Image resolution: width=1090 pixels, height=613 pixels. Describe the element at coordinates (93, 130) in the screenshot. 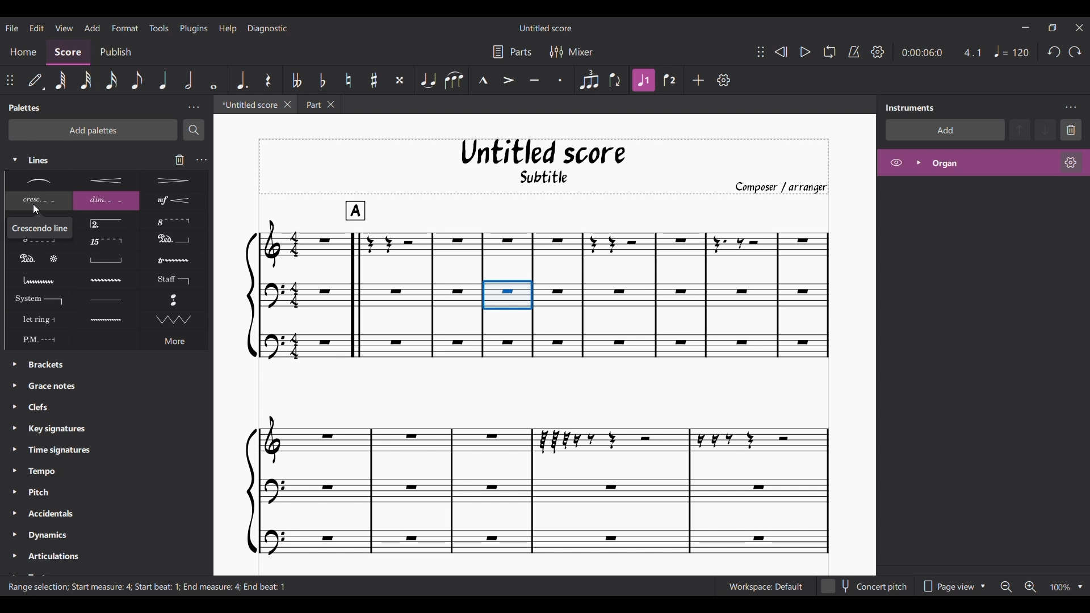

I see `Add palette` at that location.